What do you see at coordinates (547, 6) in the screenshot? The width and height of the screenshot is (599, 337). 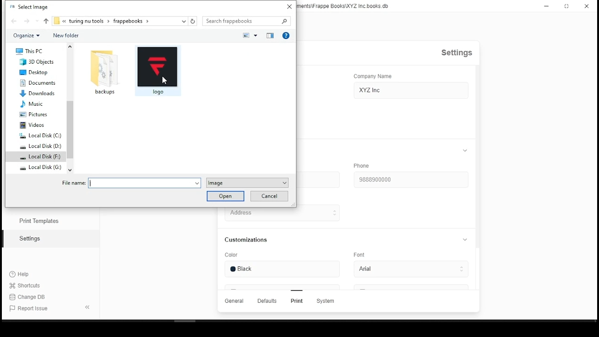 I see `minimize` at bounding box center [547, 6].